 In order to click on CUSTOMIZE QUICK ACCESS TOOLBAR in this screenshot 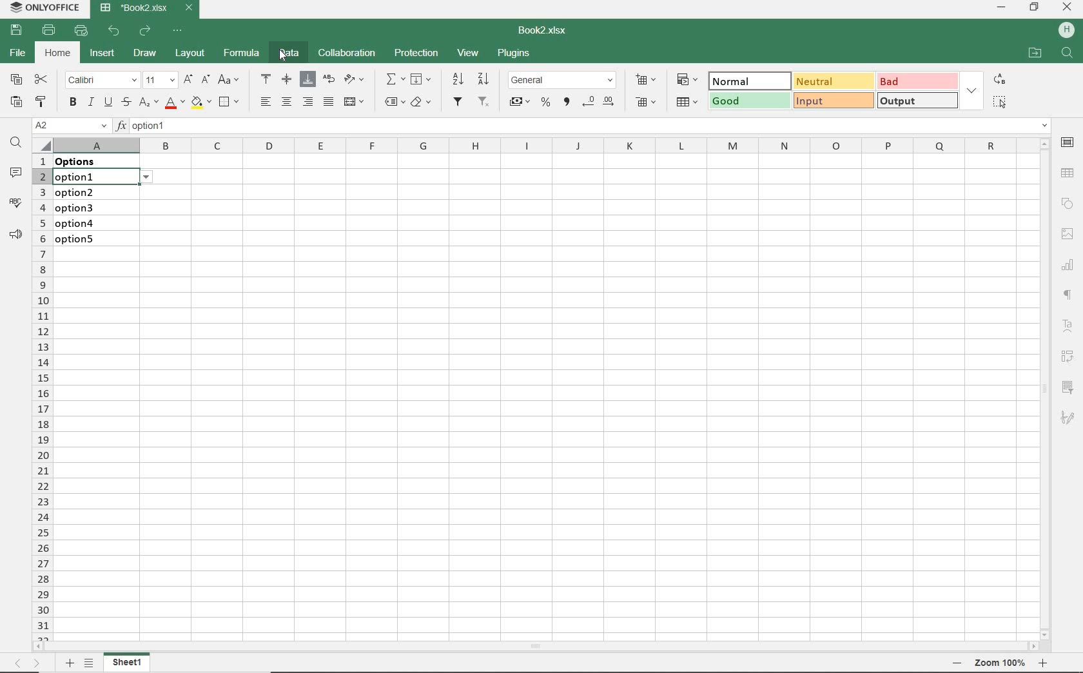, I will do `click(179, 31)`.